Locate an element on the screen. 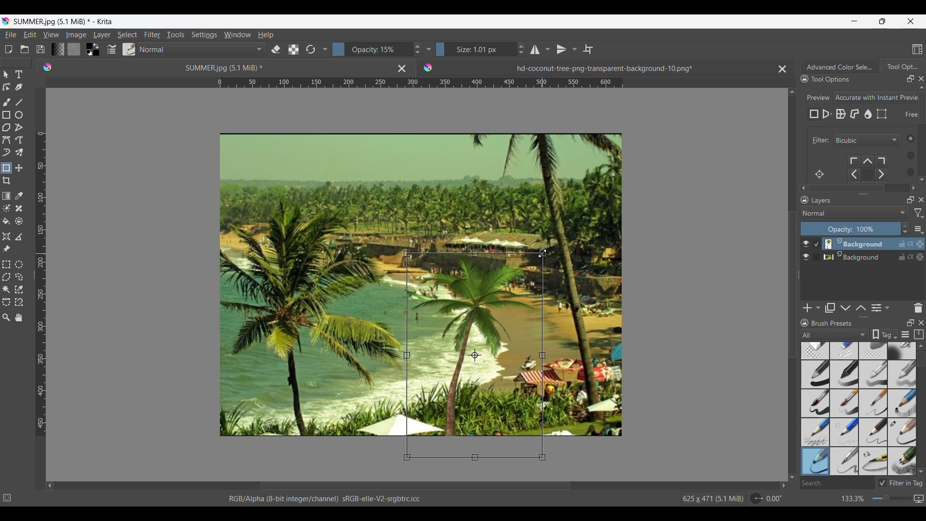 The image size is (926, 521). Edit layer property options is located at coordinates (887, 308).